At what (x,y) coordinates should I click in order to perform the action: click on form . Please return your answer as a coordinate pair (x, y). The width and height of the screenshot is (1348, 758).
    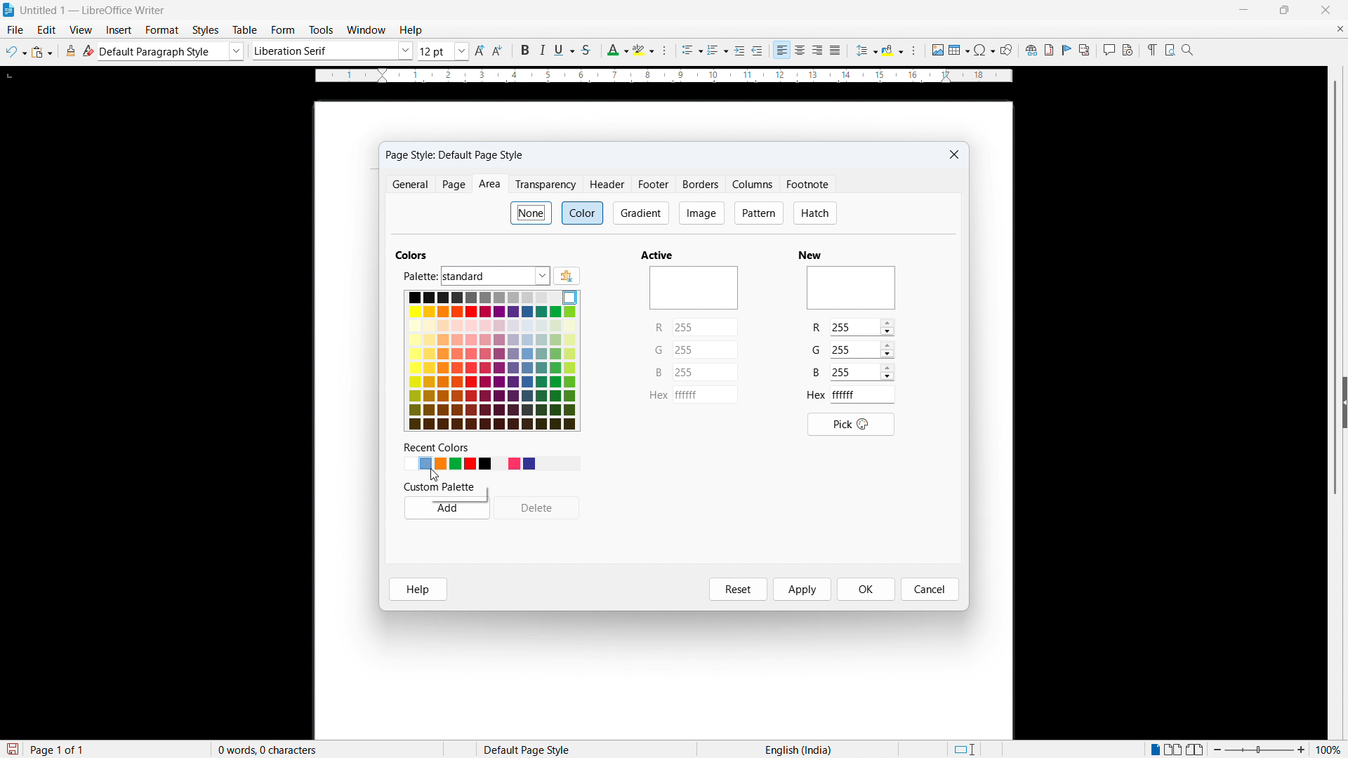
    Looking at the image, I should click on (283, 30).